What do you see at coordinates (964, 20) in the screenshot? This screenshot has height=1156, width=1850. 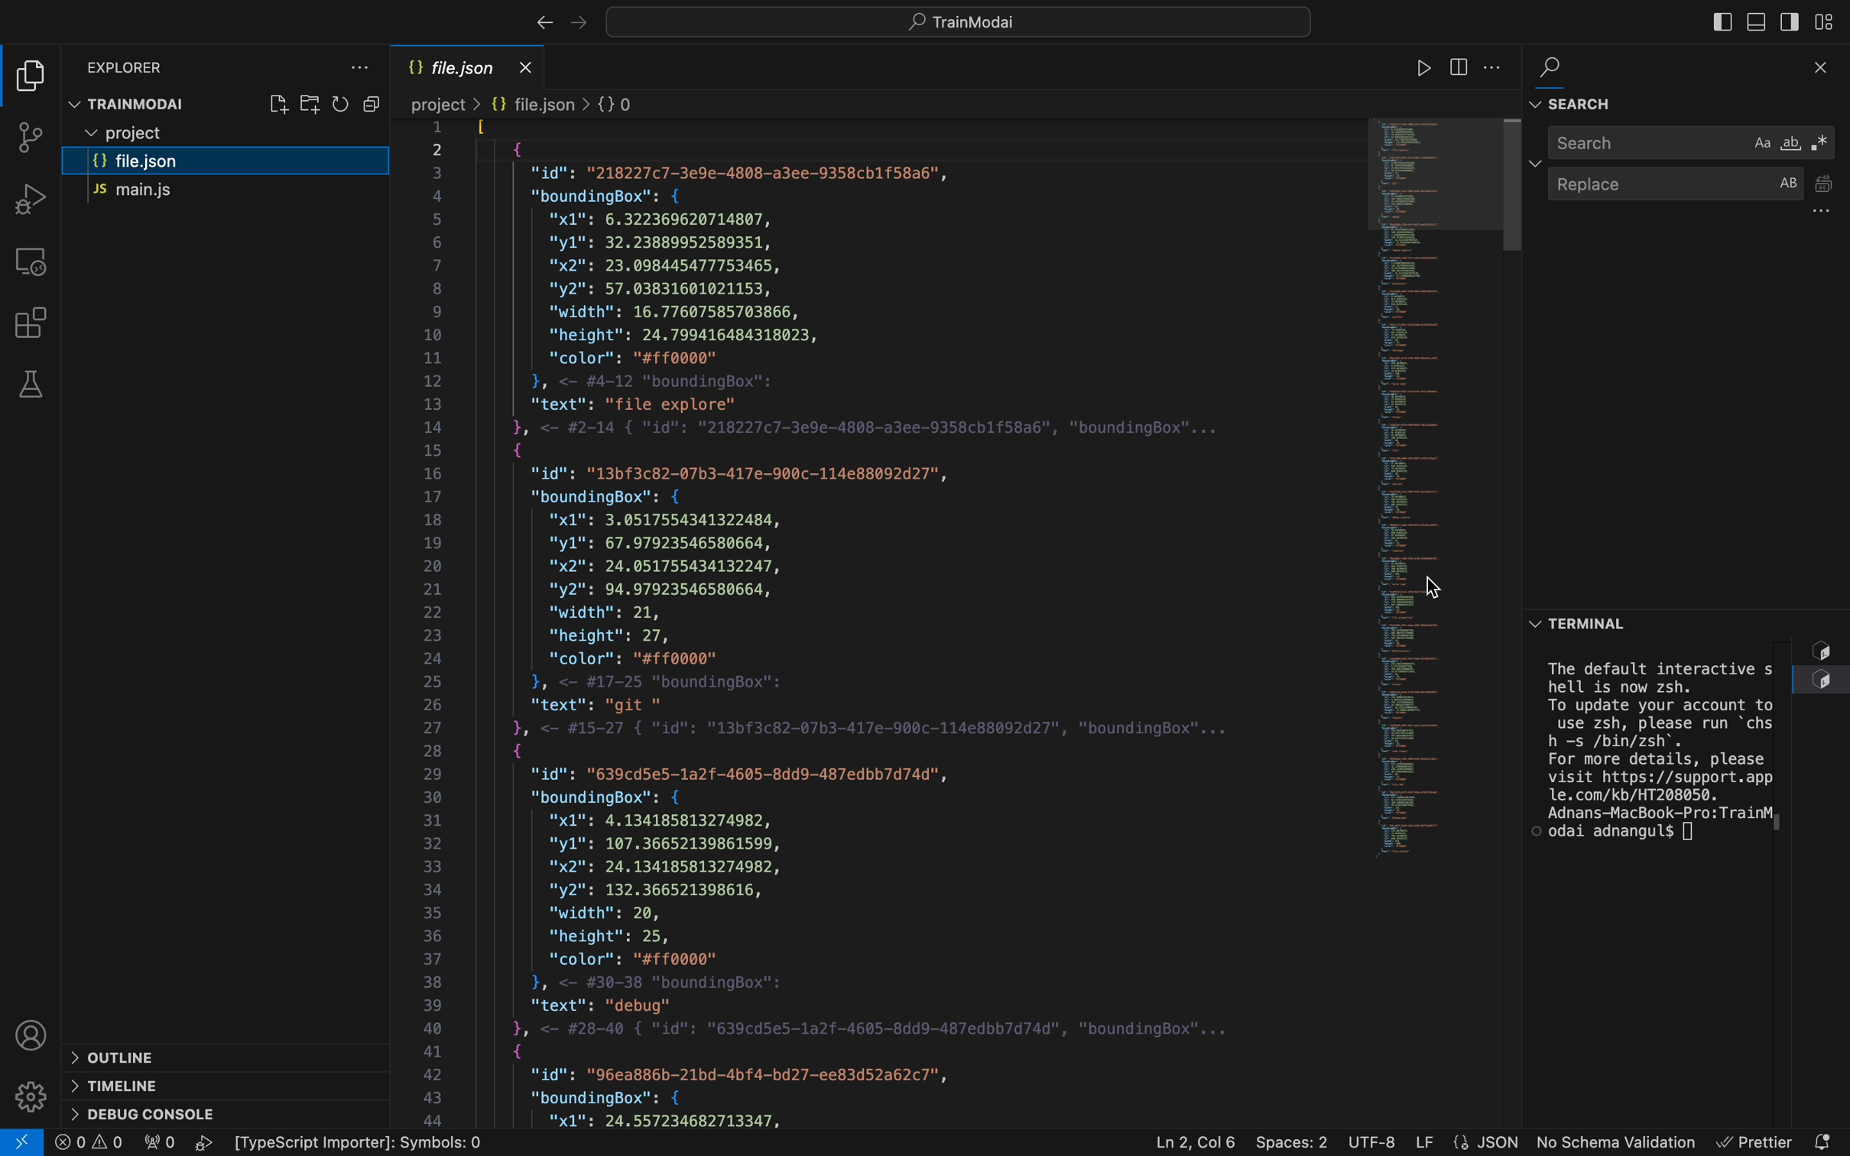 I see `searcyh bar` at bounding box center [964, 20].